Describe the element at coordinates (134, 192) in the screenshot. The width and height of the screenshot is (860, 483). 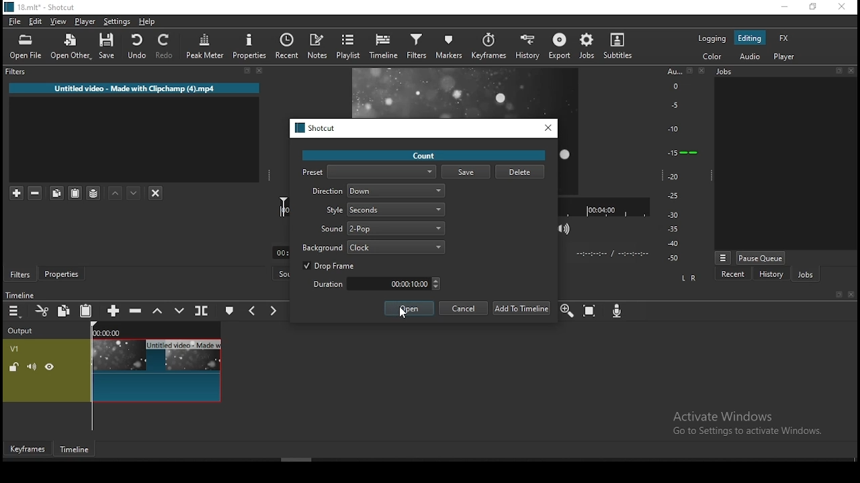
I see `move filter down` at that location.